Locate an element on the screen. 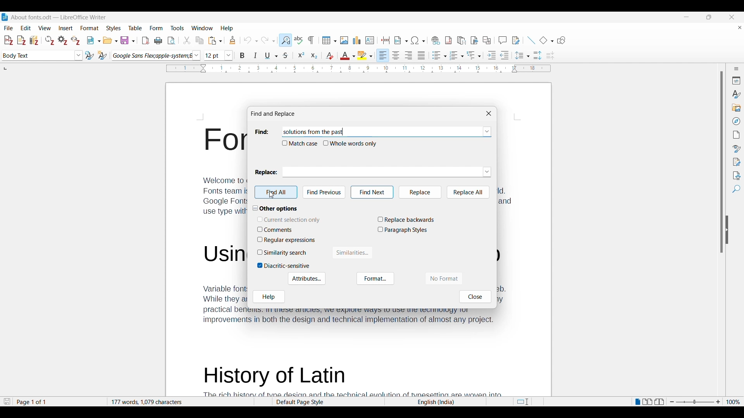 The width and height of the screenshot is (744, 418). Decrease indent is located at coordinates (505, 55).